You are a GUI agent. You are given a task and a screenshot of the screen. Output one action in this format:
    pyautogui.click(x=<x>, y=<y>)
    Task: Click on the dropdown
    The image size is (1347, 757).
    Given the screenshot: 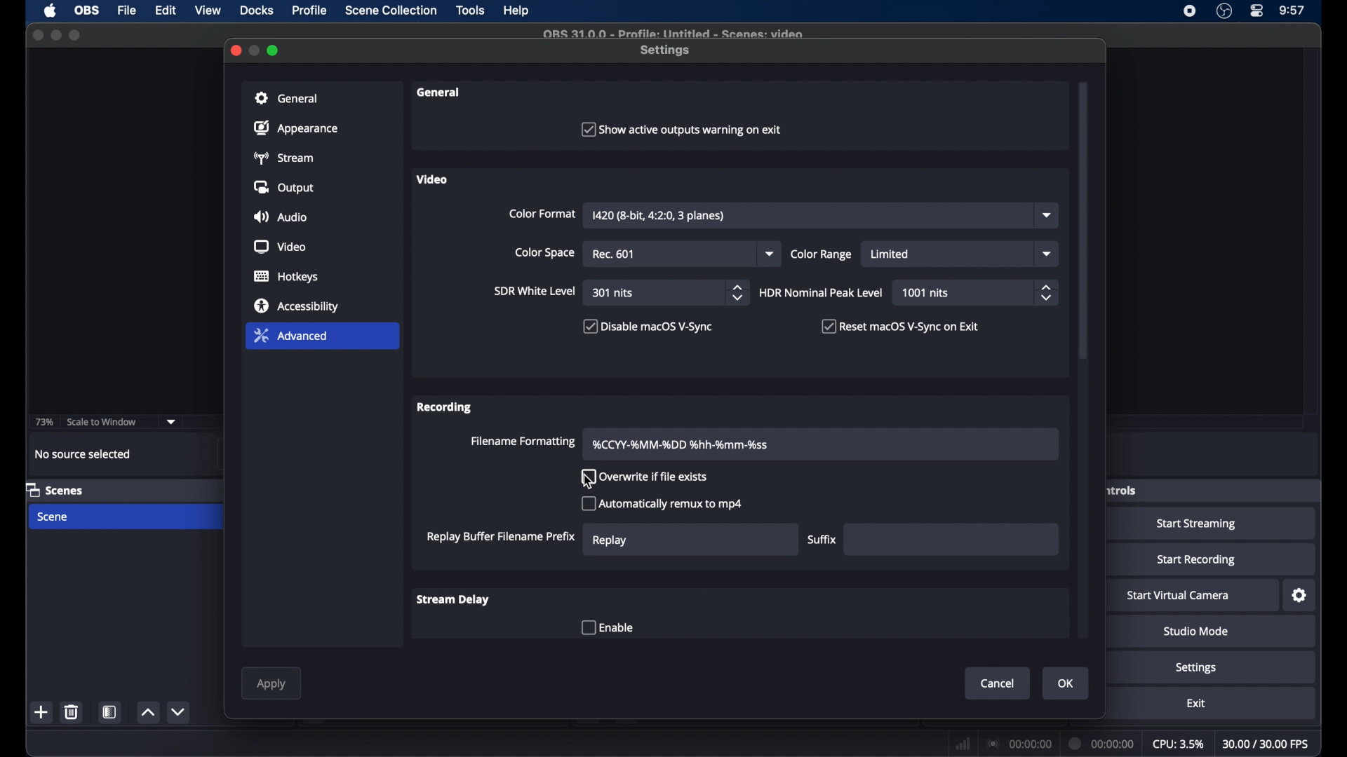 What is the action you would take?
    pyautogui.click(x=771, y=254)
    